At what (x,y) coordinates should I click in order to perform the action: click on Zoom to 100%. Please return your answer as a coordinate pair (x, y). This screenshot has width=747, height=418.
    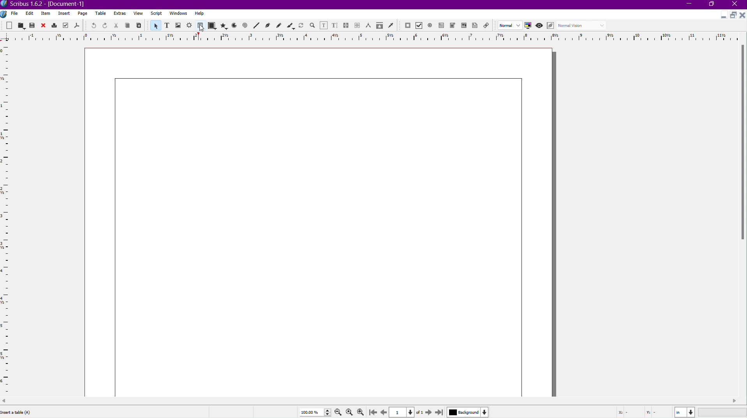
    Looking at the image, I should click on (349, 411).